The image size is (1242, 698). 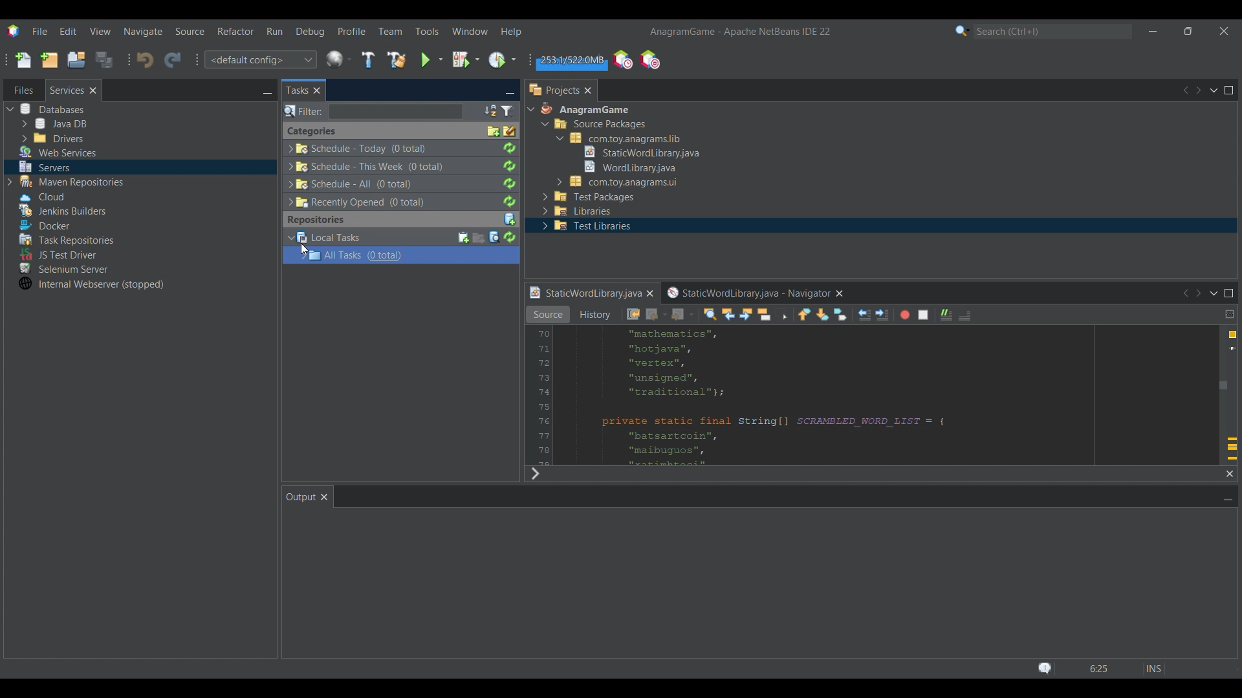 What do you see at coordinates (942, 313) in the screenshot?
I see `` at bounding box center [942, 313].